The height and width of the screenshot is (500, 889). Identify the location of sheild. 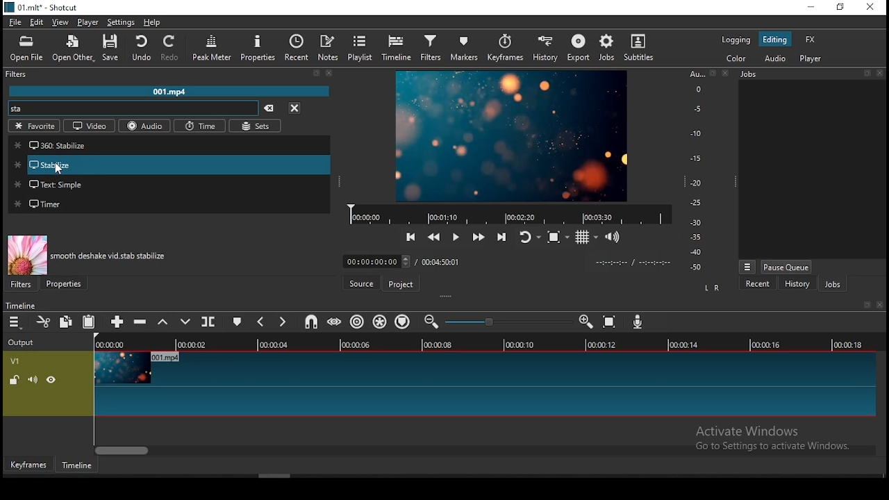
(404, 322).